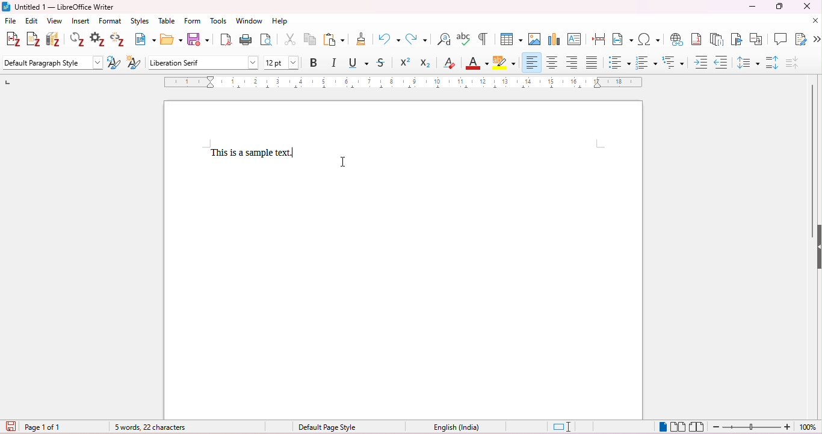 Image resolution: width=822 pixels, height=434 pixels. What do you see at coordinates (49, 427) in the screenshot?
I see `page 1 of 1` at bounding box center [49, 427].